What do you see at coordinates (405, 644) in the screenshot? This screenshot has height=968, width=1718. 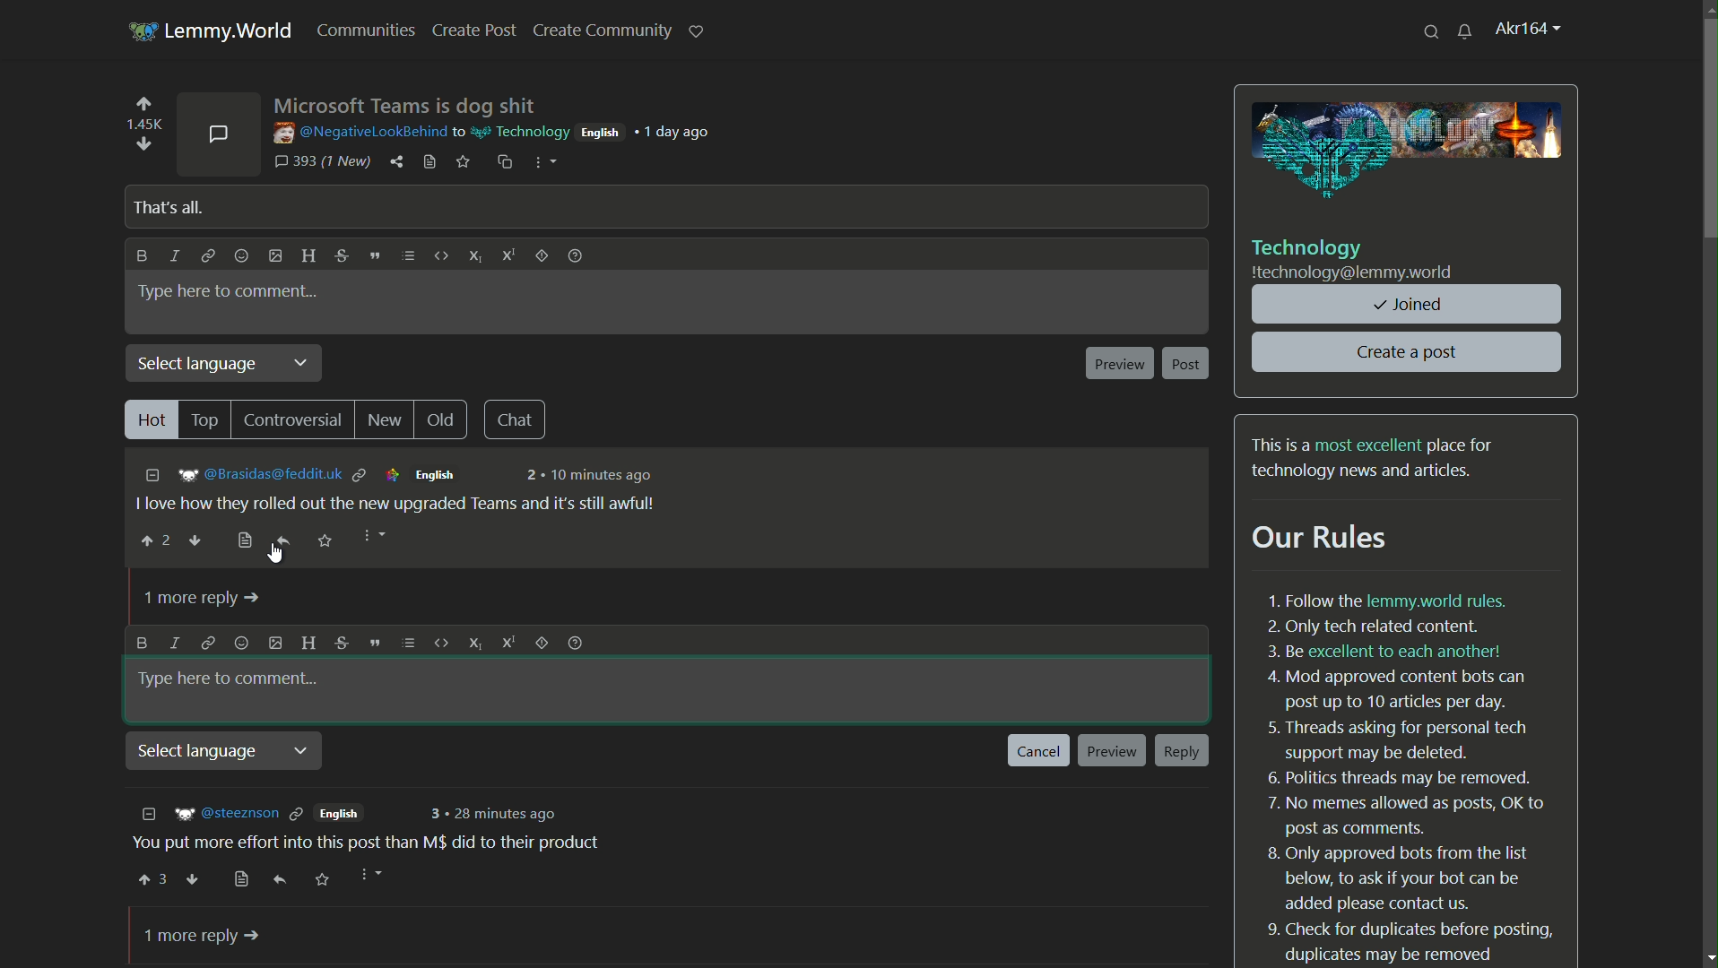 I see `list` at bounding box center [405, 644].